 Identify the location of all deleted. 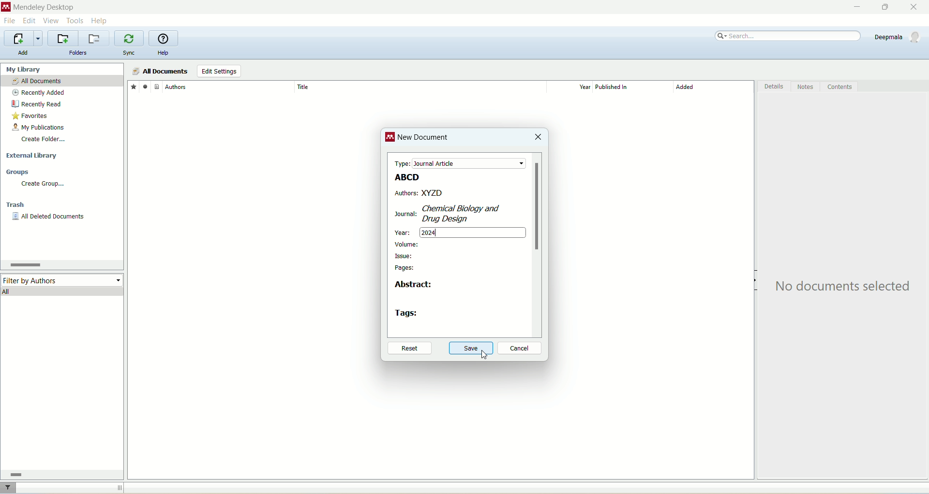
(49, 218).